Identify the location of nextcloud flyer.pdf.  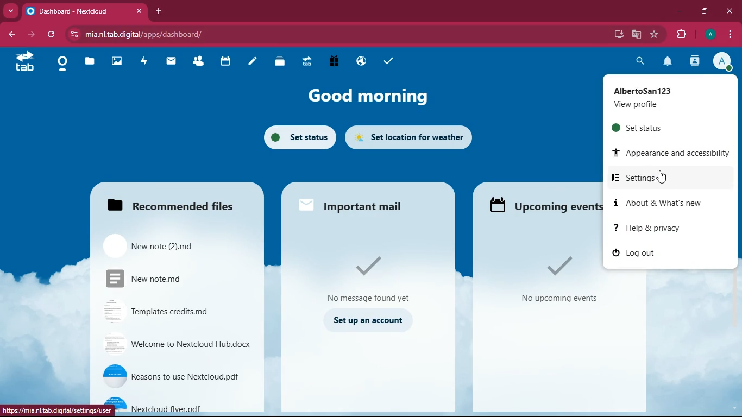
(183, 403).